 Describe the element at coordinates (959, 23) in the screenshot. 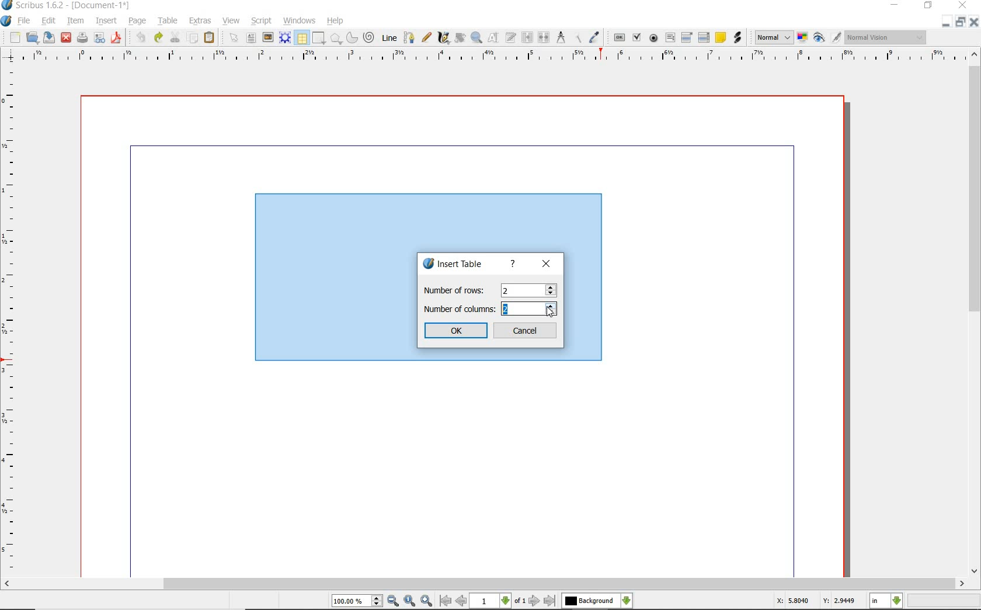

I see `restore` at that location.